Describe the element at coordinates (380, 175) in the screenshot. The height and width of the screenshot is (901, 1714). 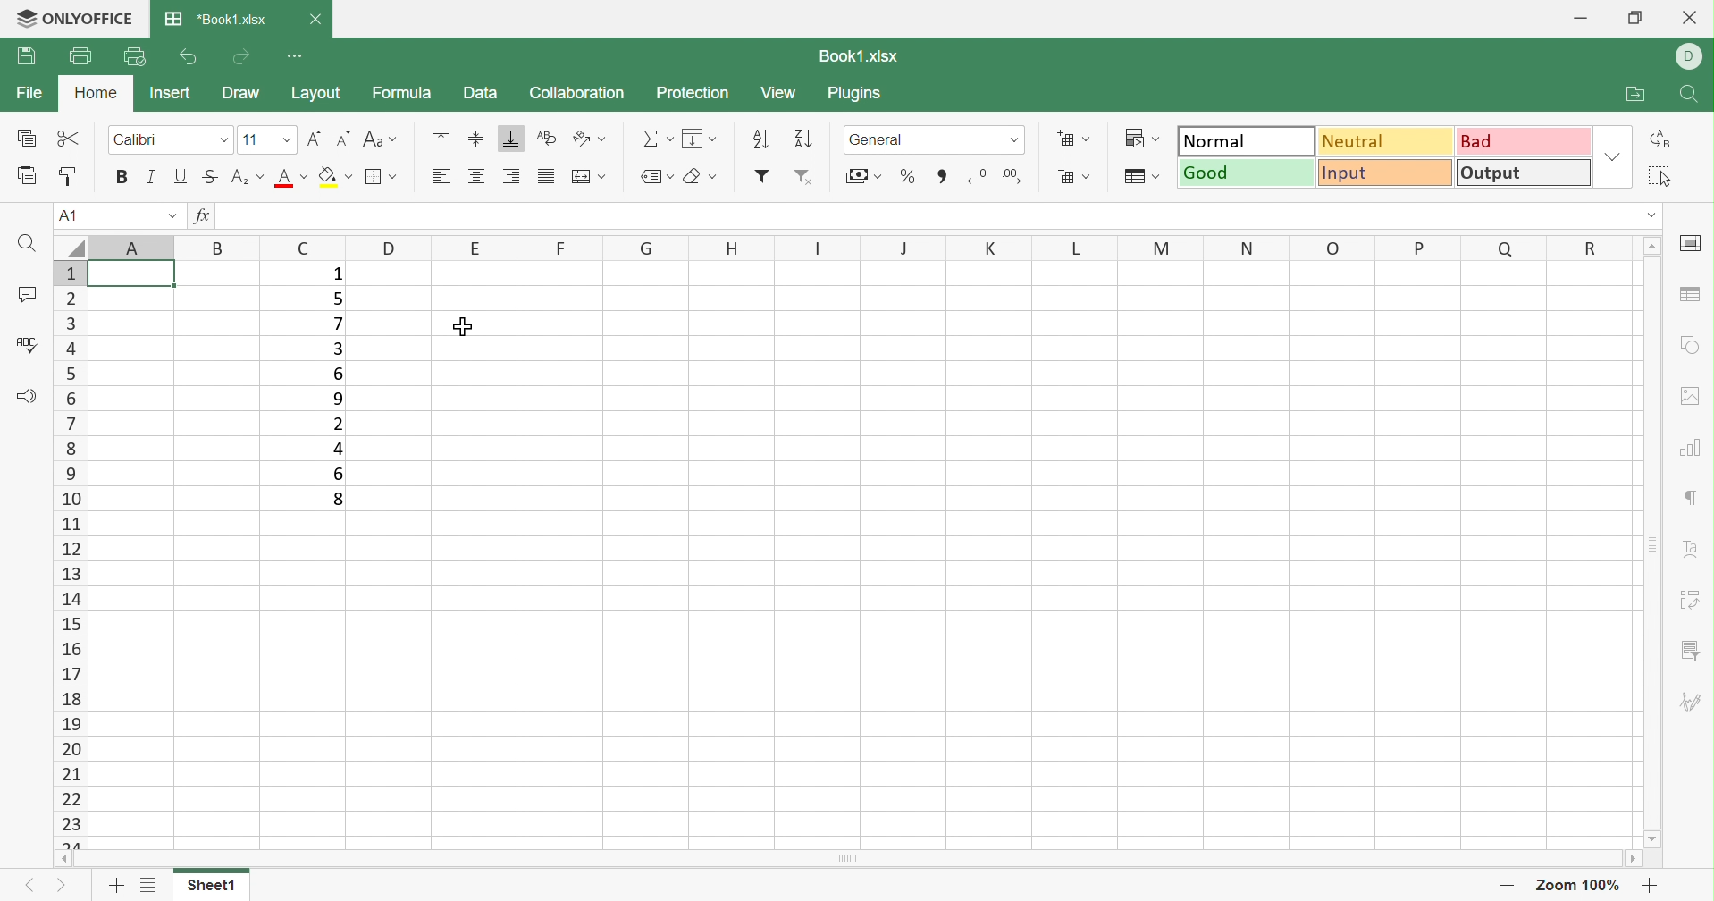
I see `Borders` at that location.